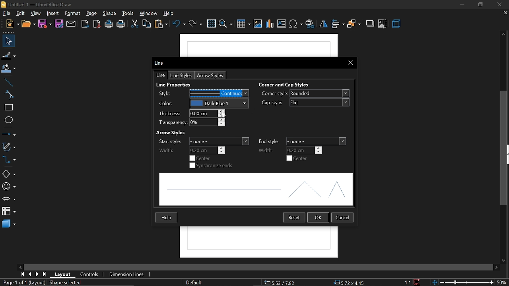 The height and width of the screenshot is (286, 509). Describe the element at coordinates (37, 274) in the screenshot. I see `next page` at that location.